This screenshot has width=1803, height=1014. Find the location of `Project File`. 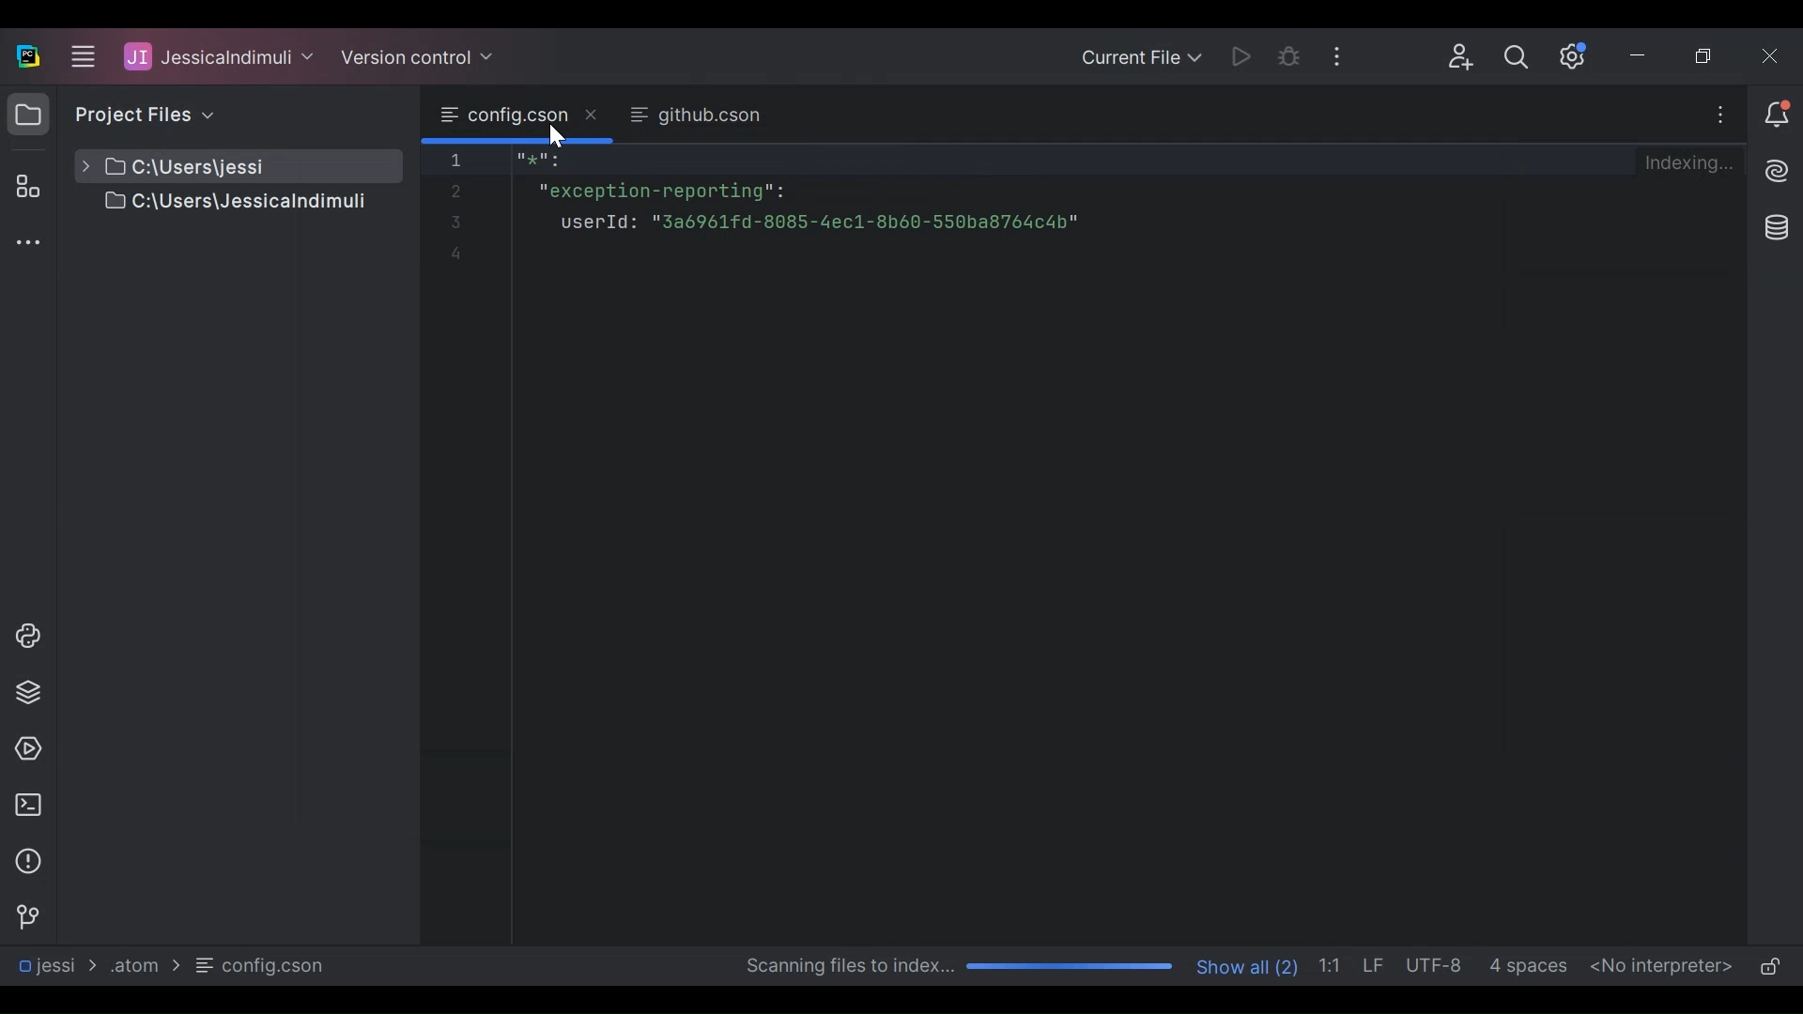

Project File is located at coordinates (215, 166).